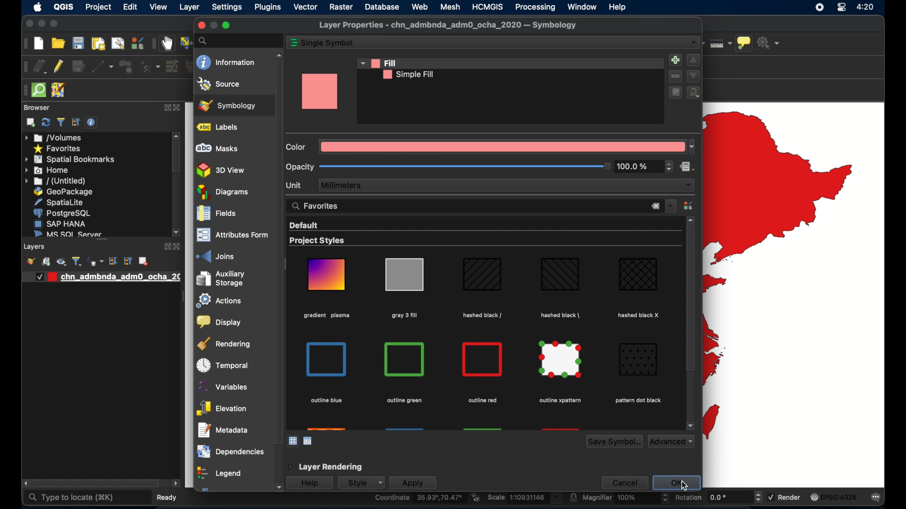  I want to click on filter legen, so click(77, 261).